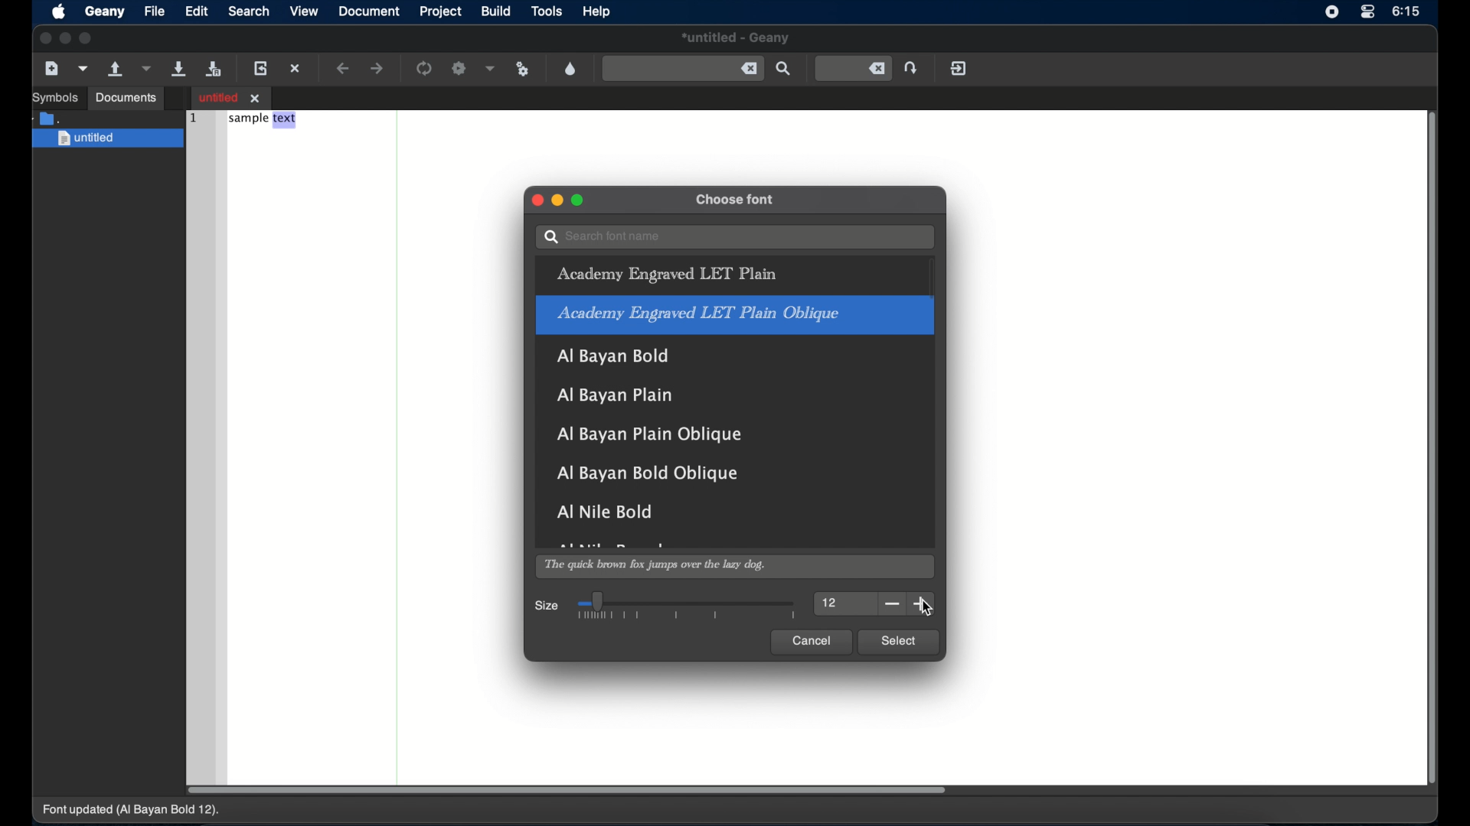 The height and width of the screenshot is (826, 1470). What do you see at coordinates (596, 11) in the screenshot?
I see `help` at bounding box center [596, 11].